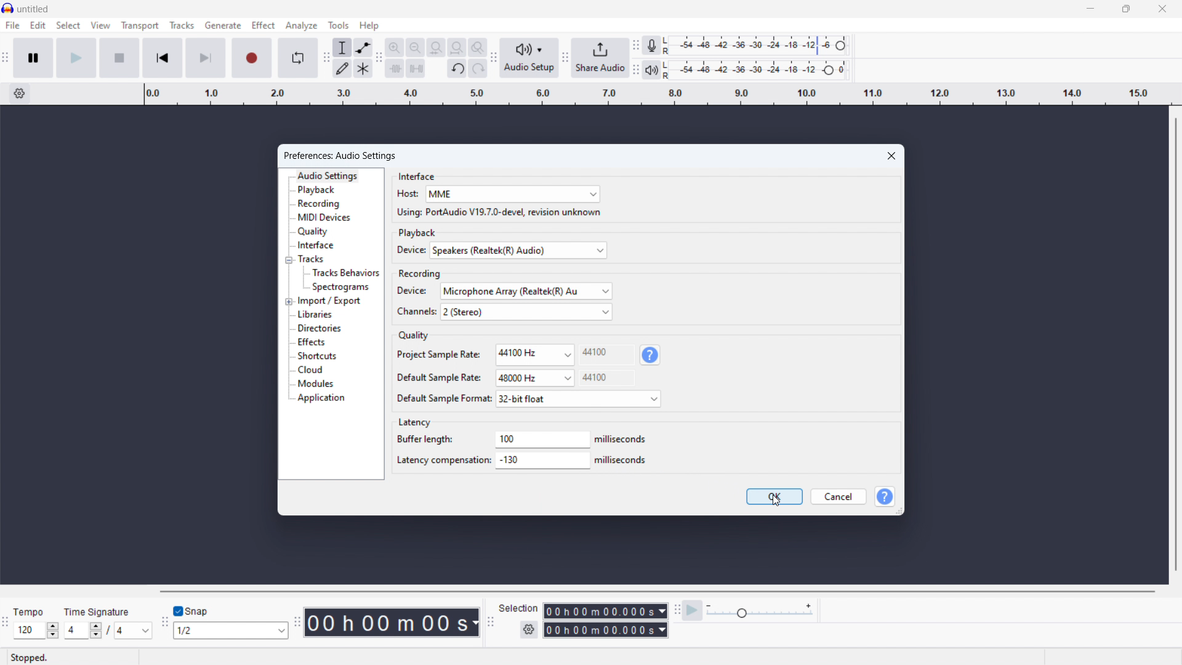  What do you see at coordinates (320, 204) in the screenshot?
I see `recording` at bounding box center [320, 204].